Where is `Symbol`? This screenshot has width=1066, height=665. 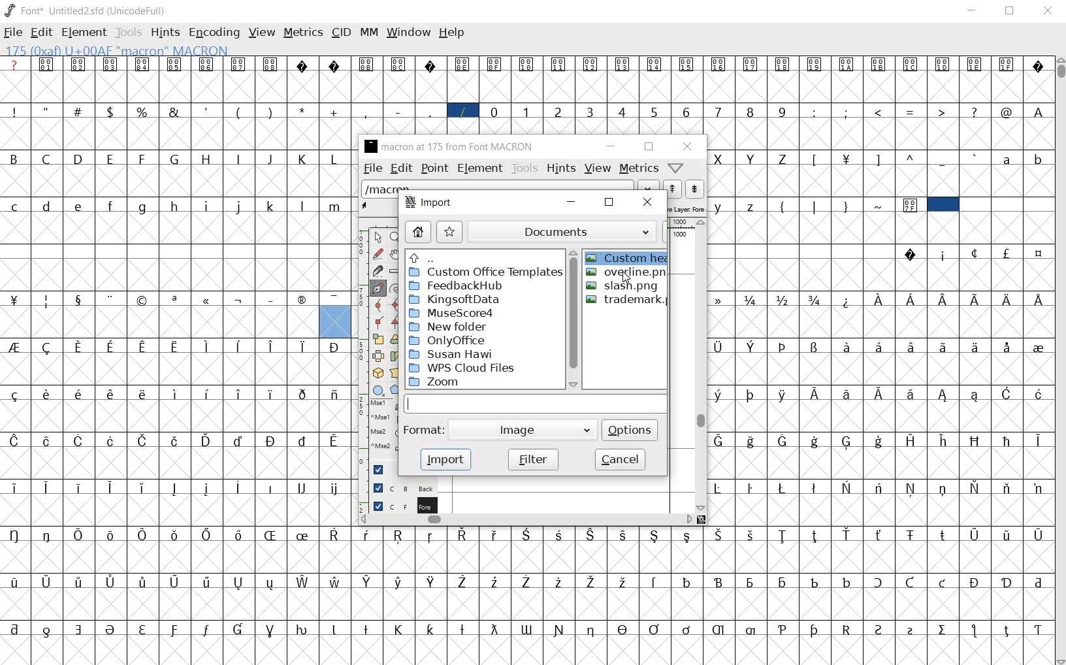 Symbol is located at coordinates (1039, 253).